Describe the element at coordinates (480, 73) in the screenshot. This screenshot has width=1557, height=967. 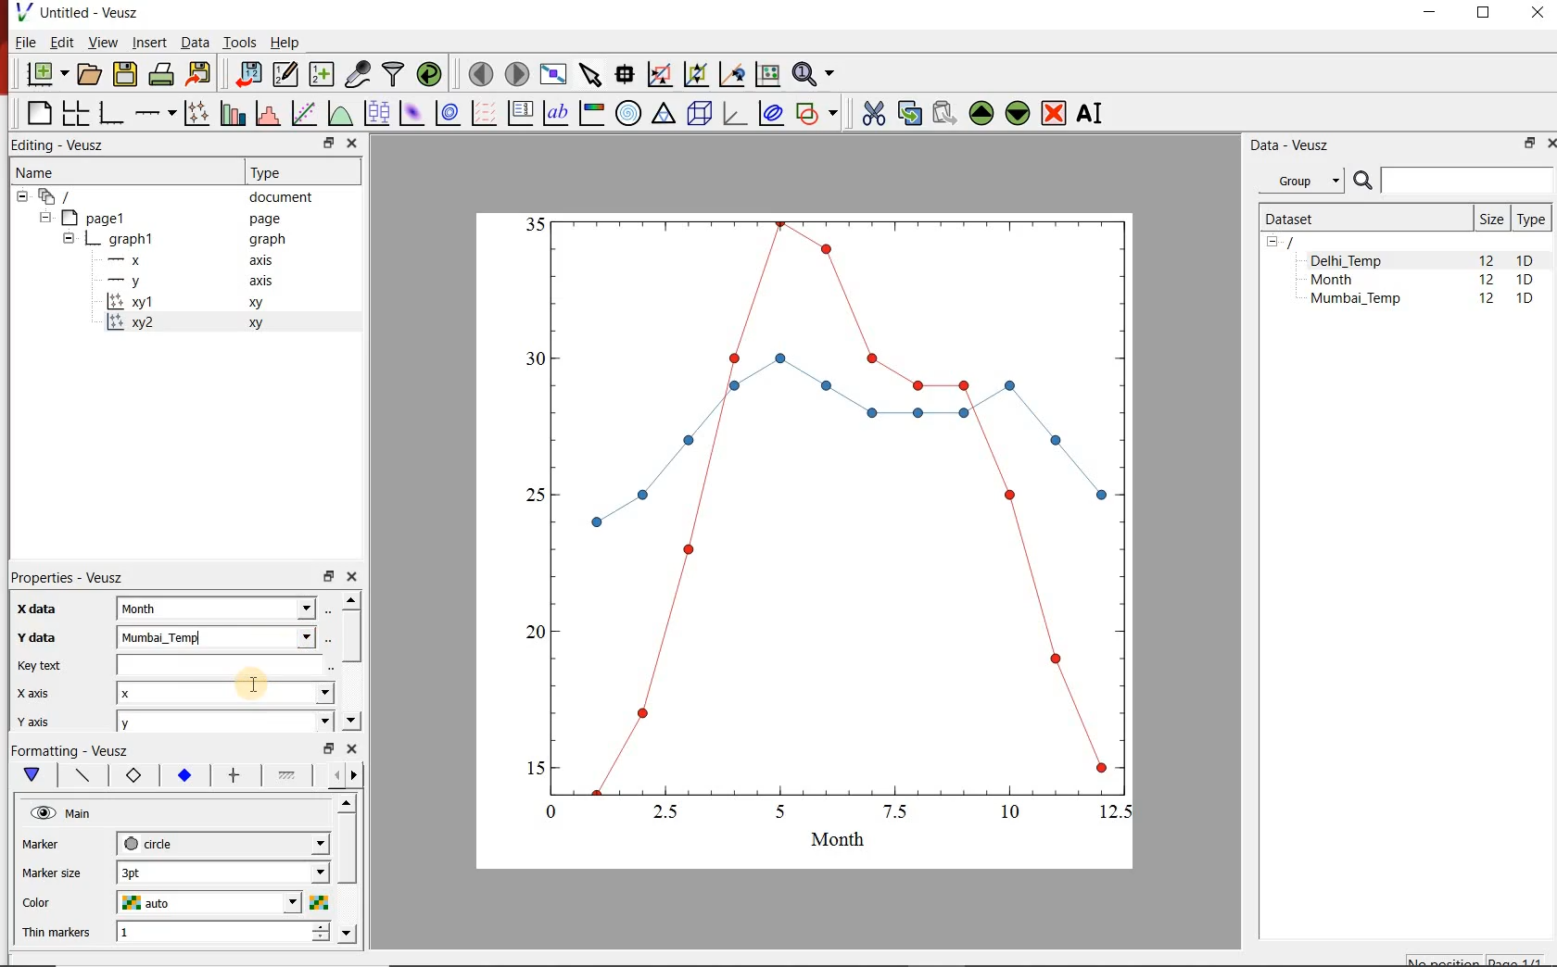
I see `move to the previous page` at that location.